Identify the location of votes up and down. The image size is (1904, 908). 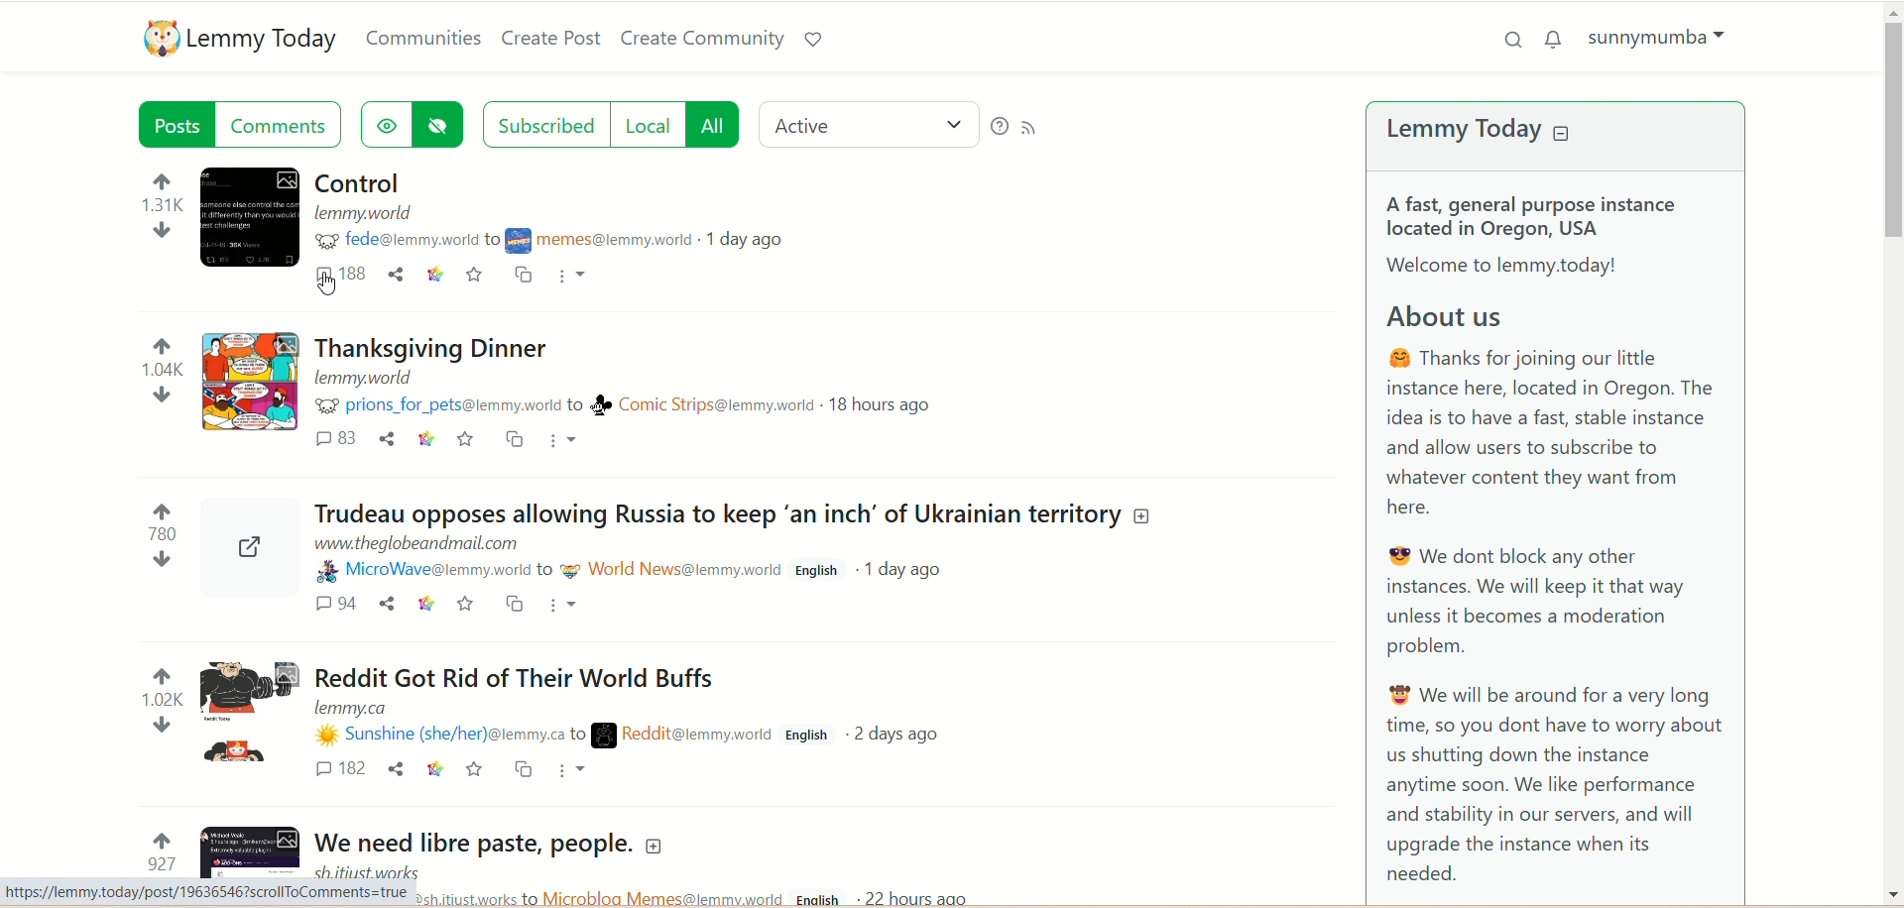
(143, 209).